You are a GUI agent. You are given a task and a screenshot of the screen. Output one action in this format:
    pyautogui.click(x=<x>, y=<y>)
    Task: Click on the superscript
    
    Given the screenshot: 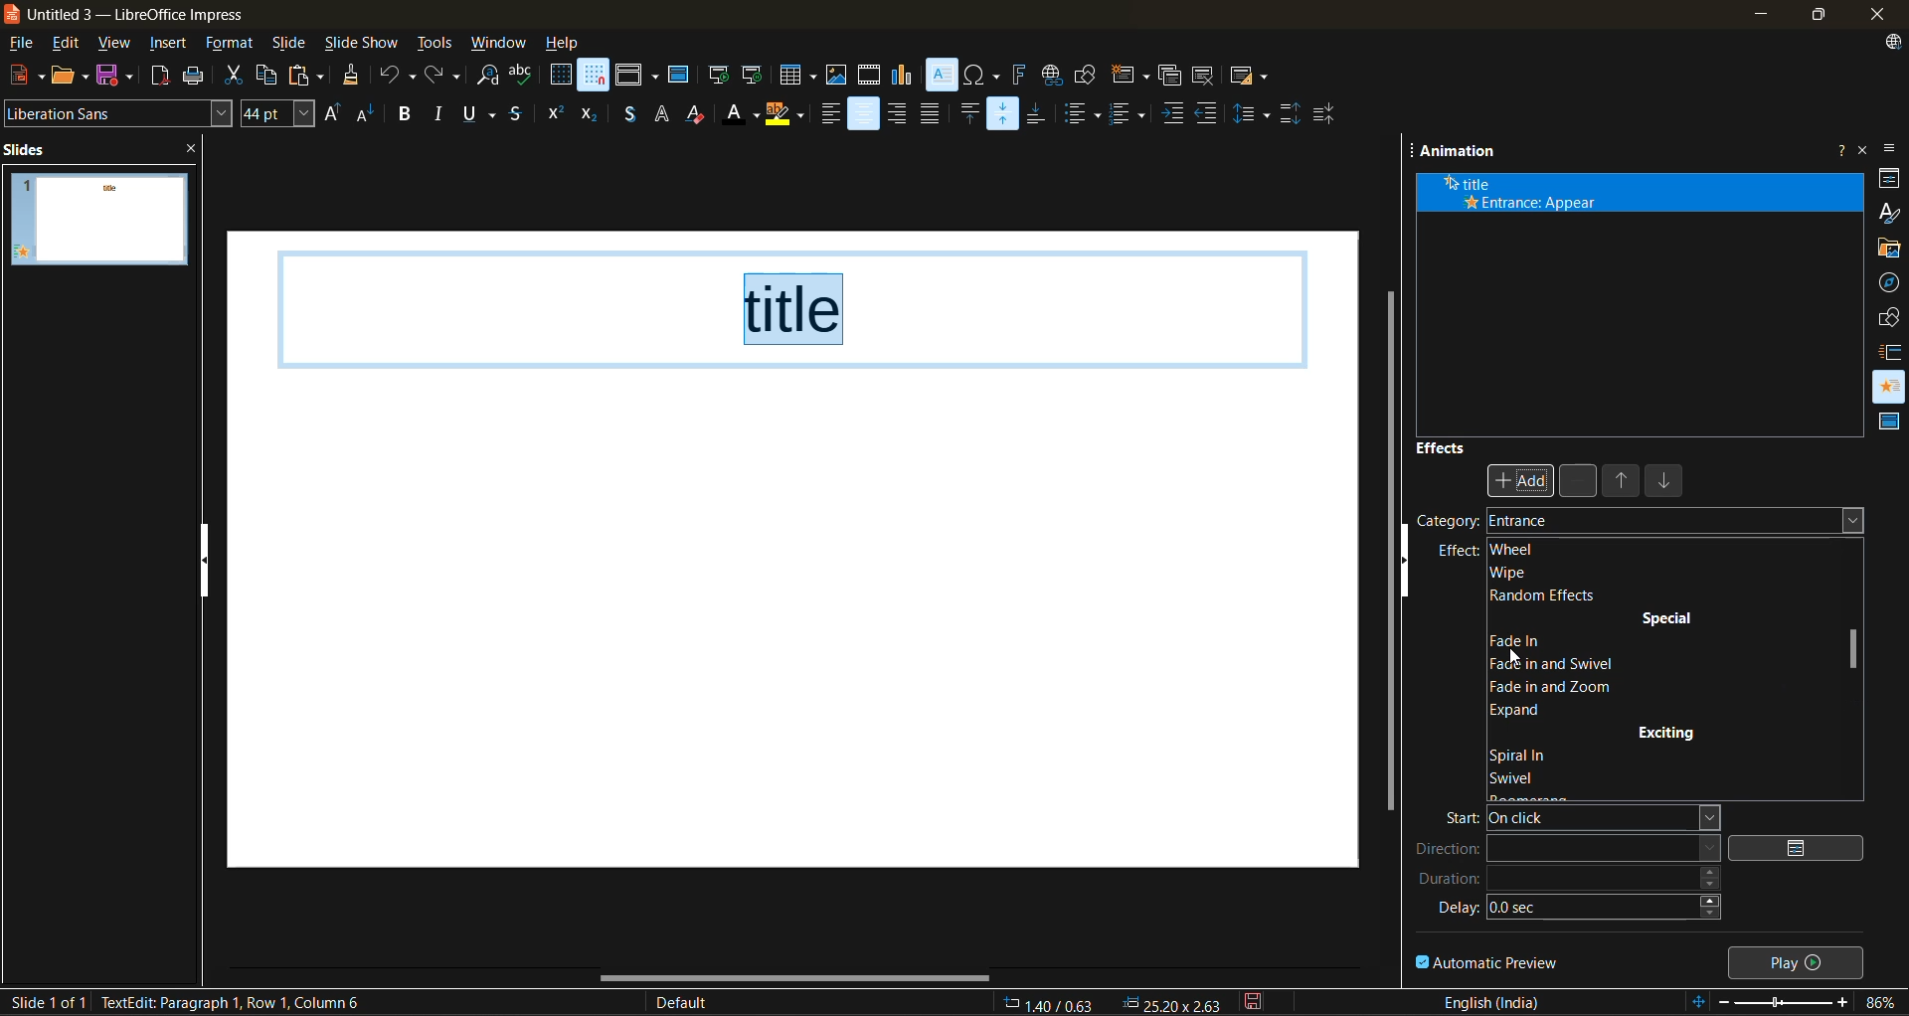 What is the action you would take?
    pyautogui.click(x=554, y=111)
    